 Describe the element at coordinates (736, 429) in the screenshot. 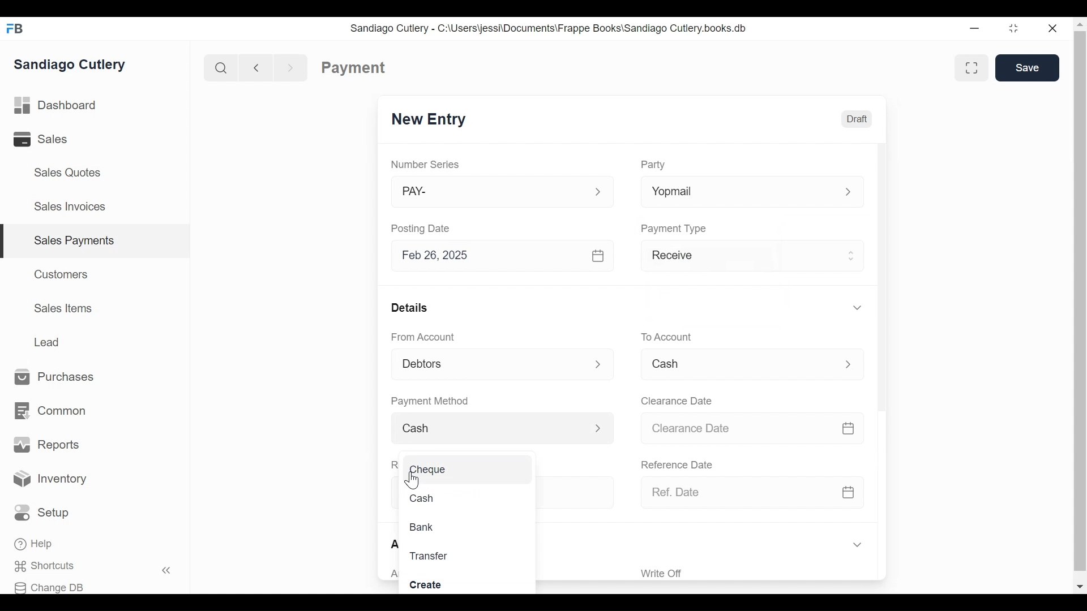

I see `Clearance Date` at that location.